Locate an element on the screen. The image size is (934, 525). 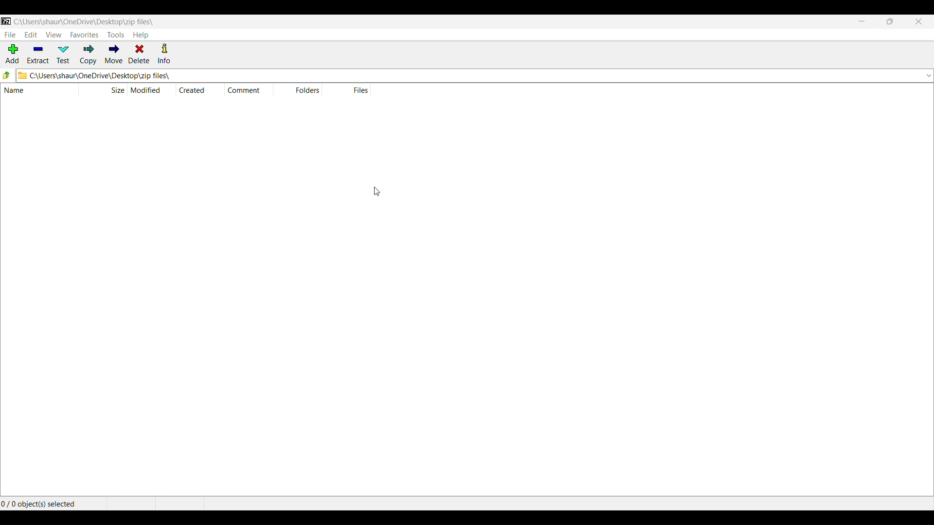
FILES is located at coordinates (360, 90).